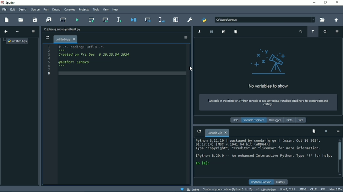  Describe the element at coordinates (35, 20) in the screenshot. I see `Save file` at that location.